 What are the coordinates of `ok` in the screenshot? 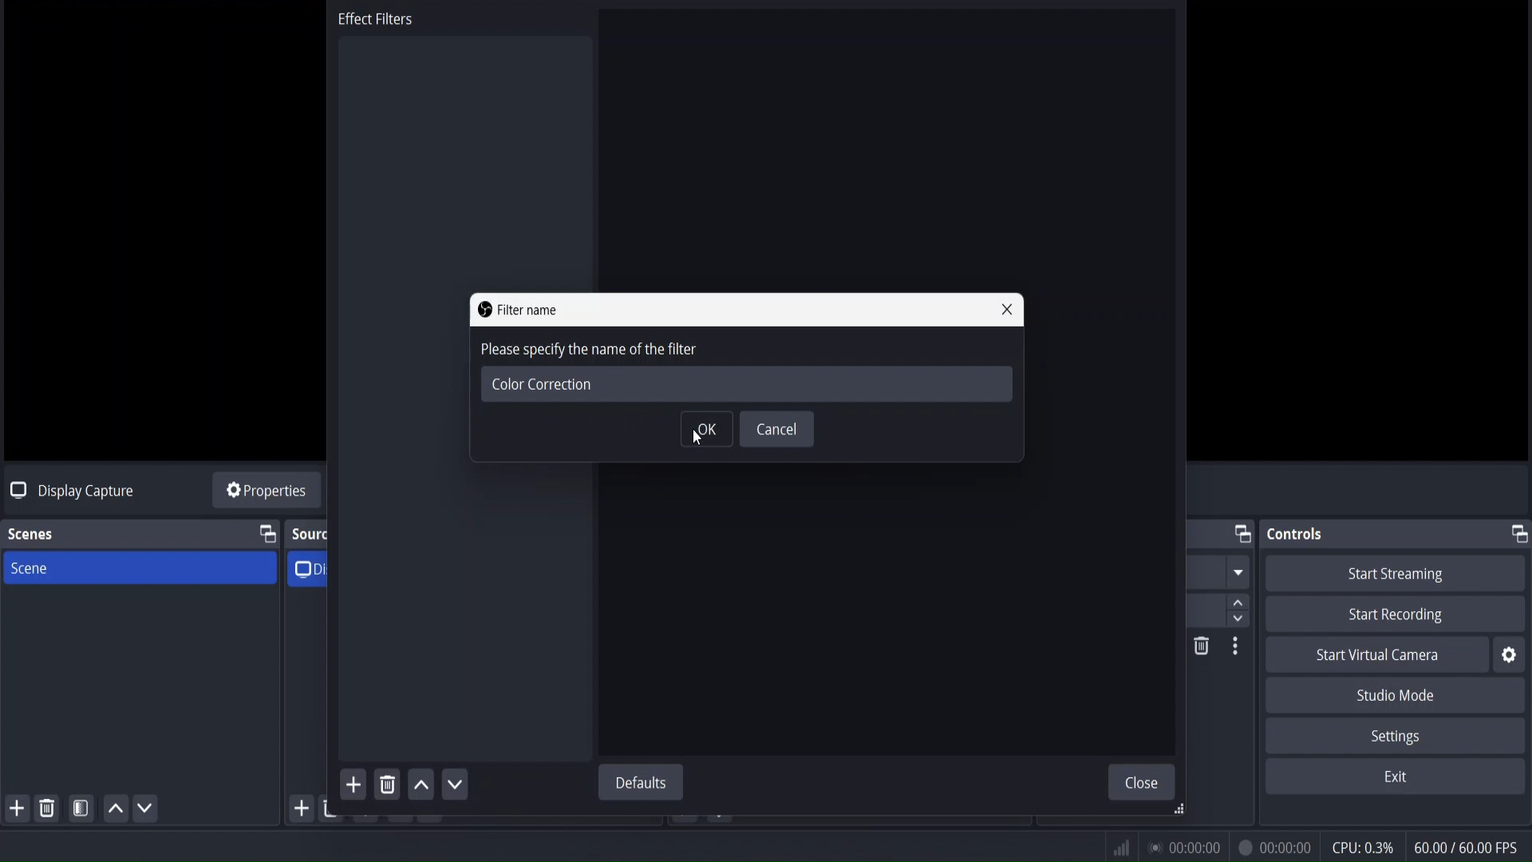 It's located at (705, 430).